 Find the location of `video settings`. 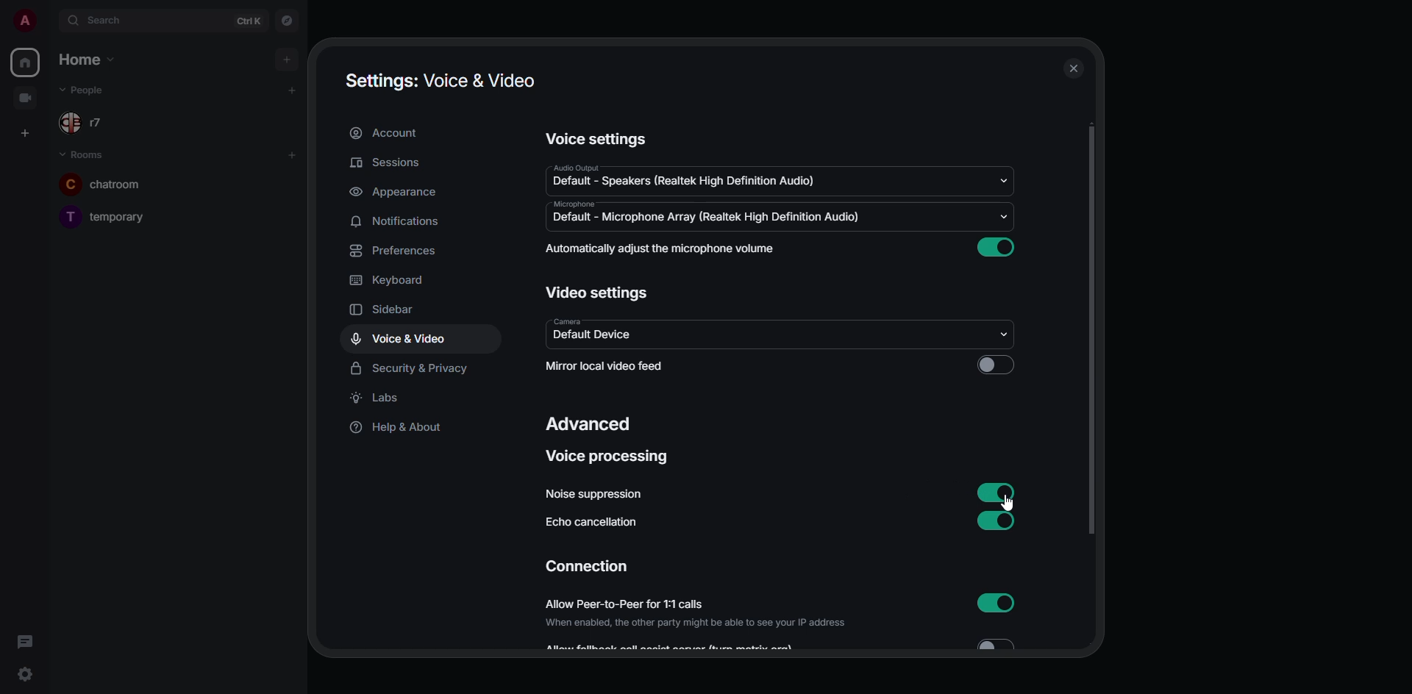

video settings is located at coordinates (598, 293).